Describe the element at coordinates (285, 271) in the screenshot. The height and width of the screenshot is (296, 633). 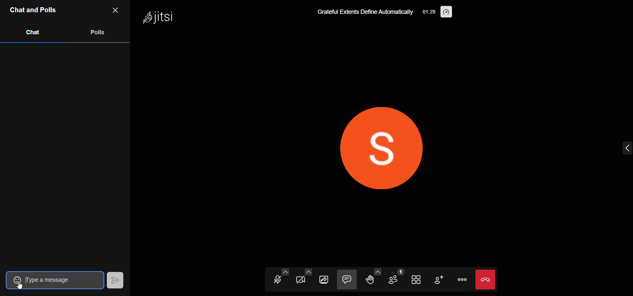
I see `audio setting` at that location.